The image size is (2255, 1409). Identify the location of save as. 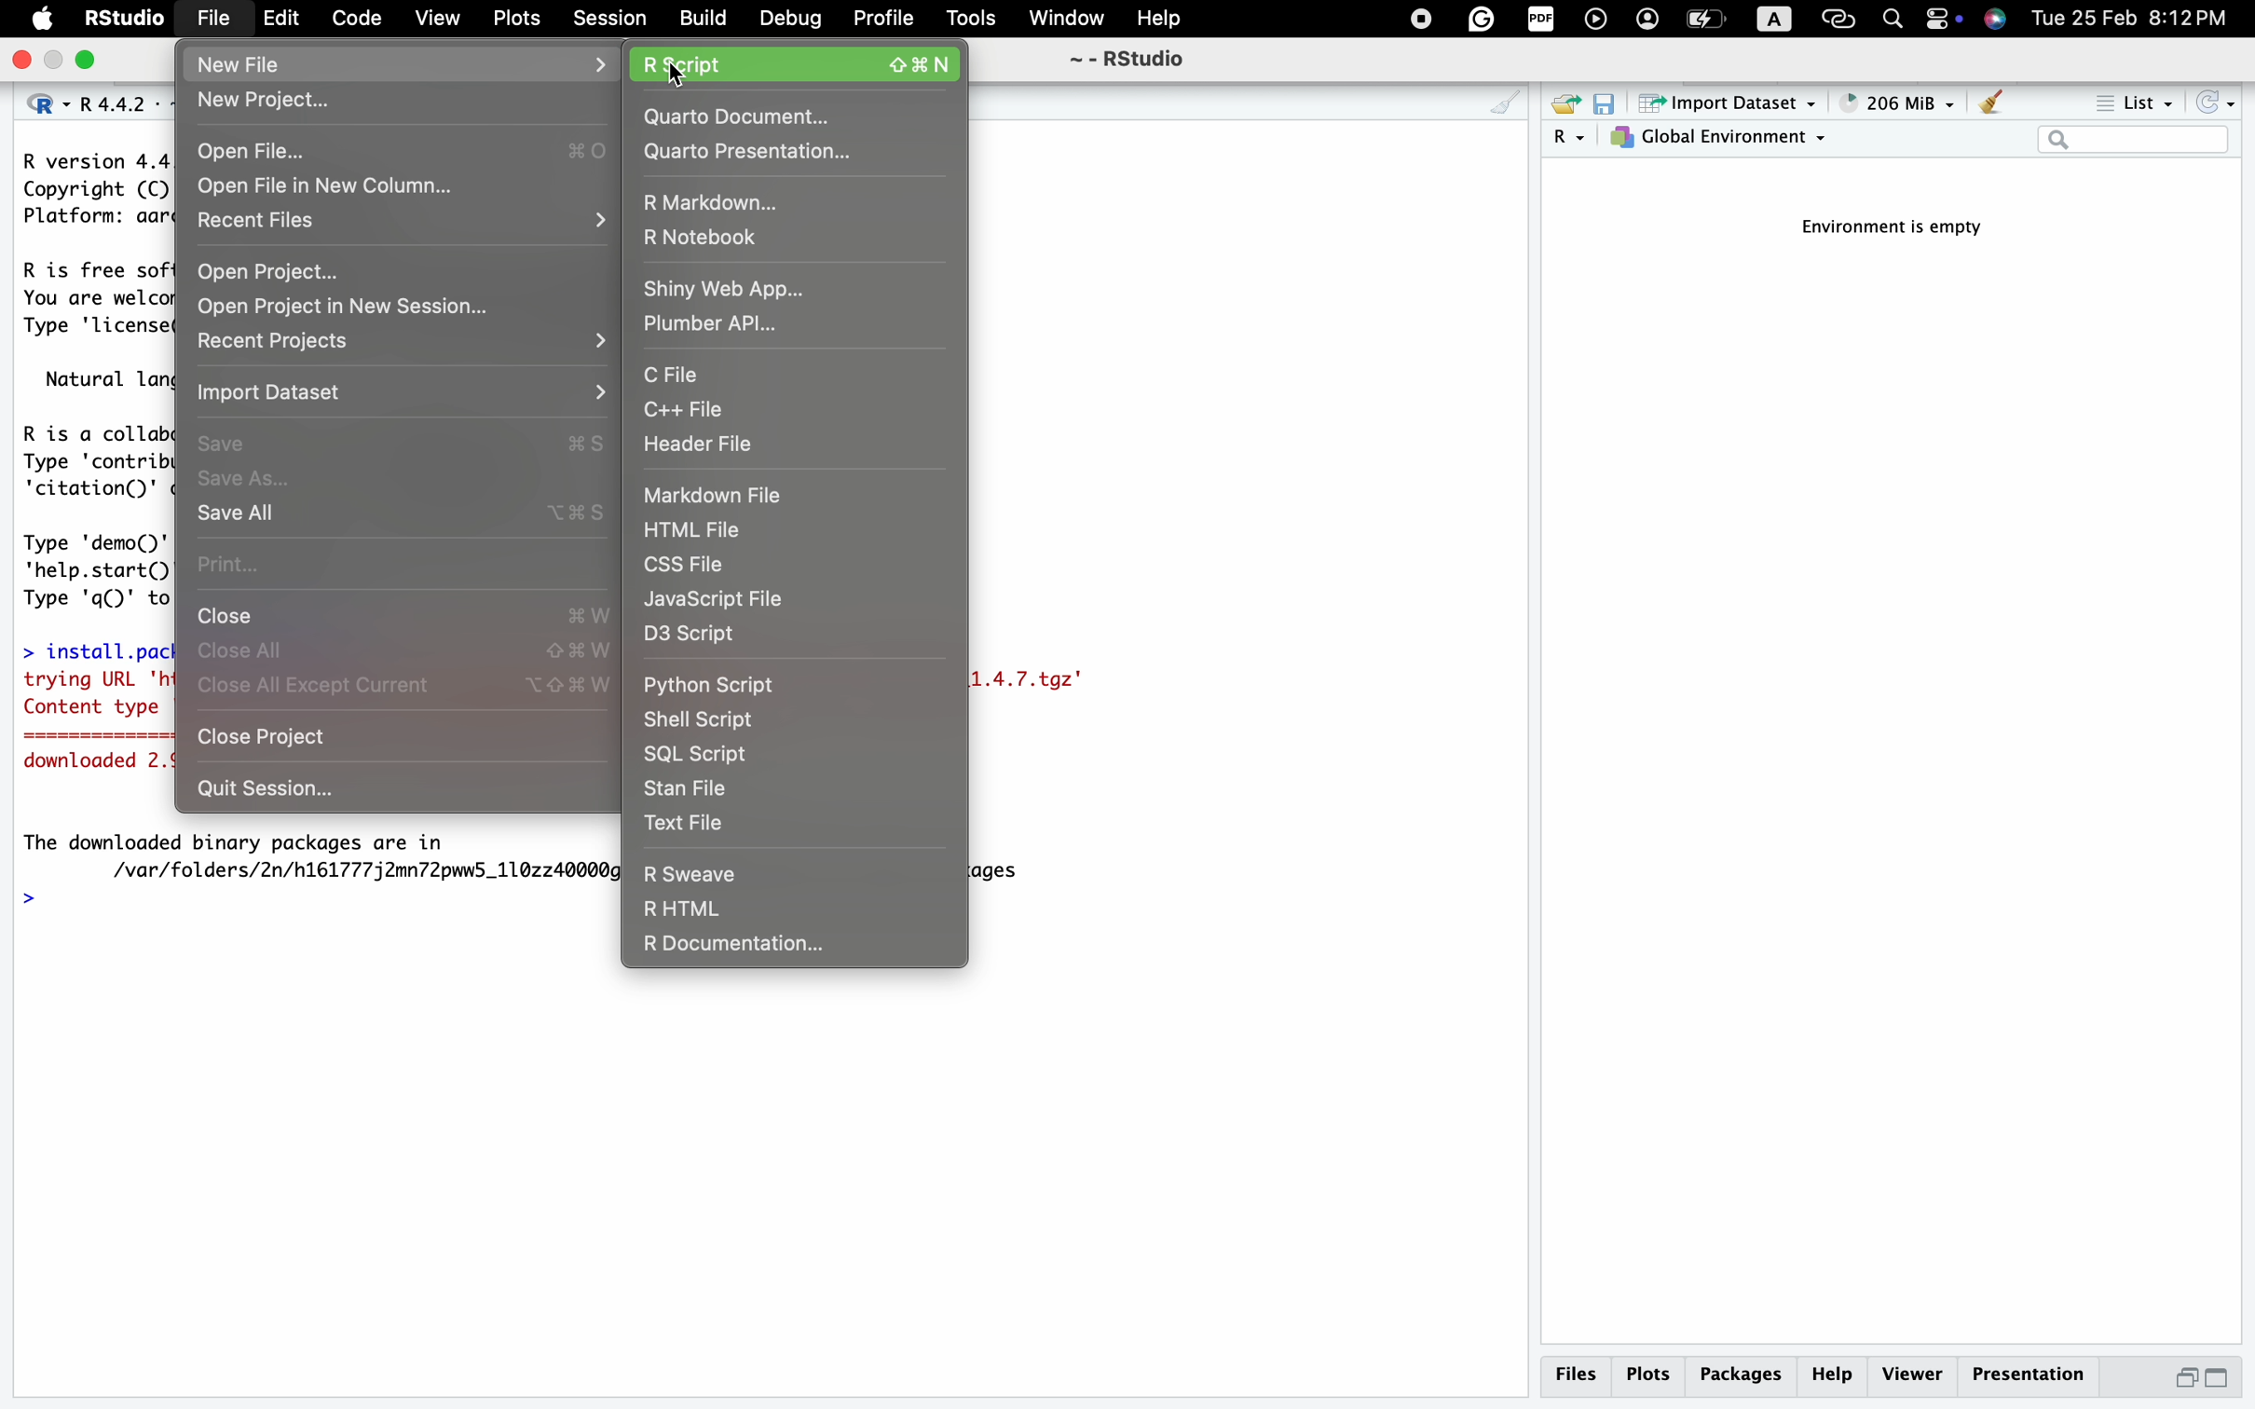
(403, 480).